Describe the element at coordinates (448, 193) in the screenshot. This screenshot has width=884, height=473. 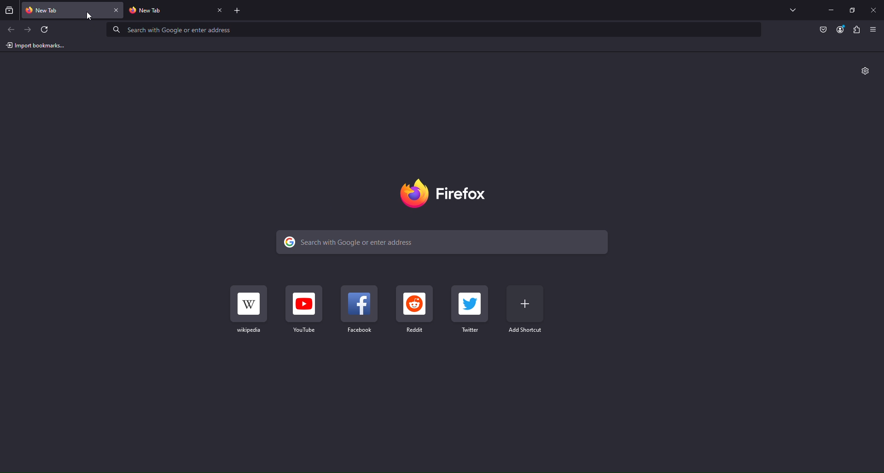
I see `Logo` at that location.